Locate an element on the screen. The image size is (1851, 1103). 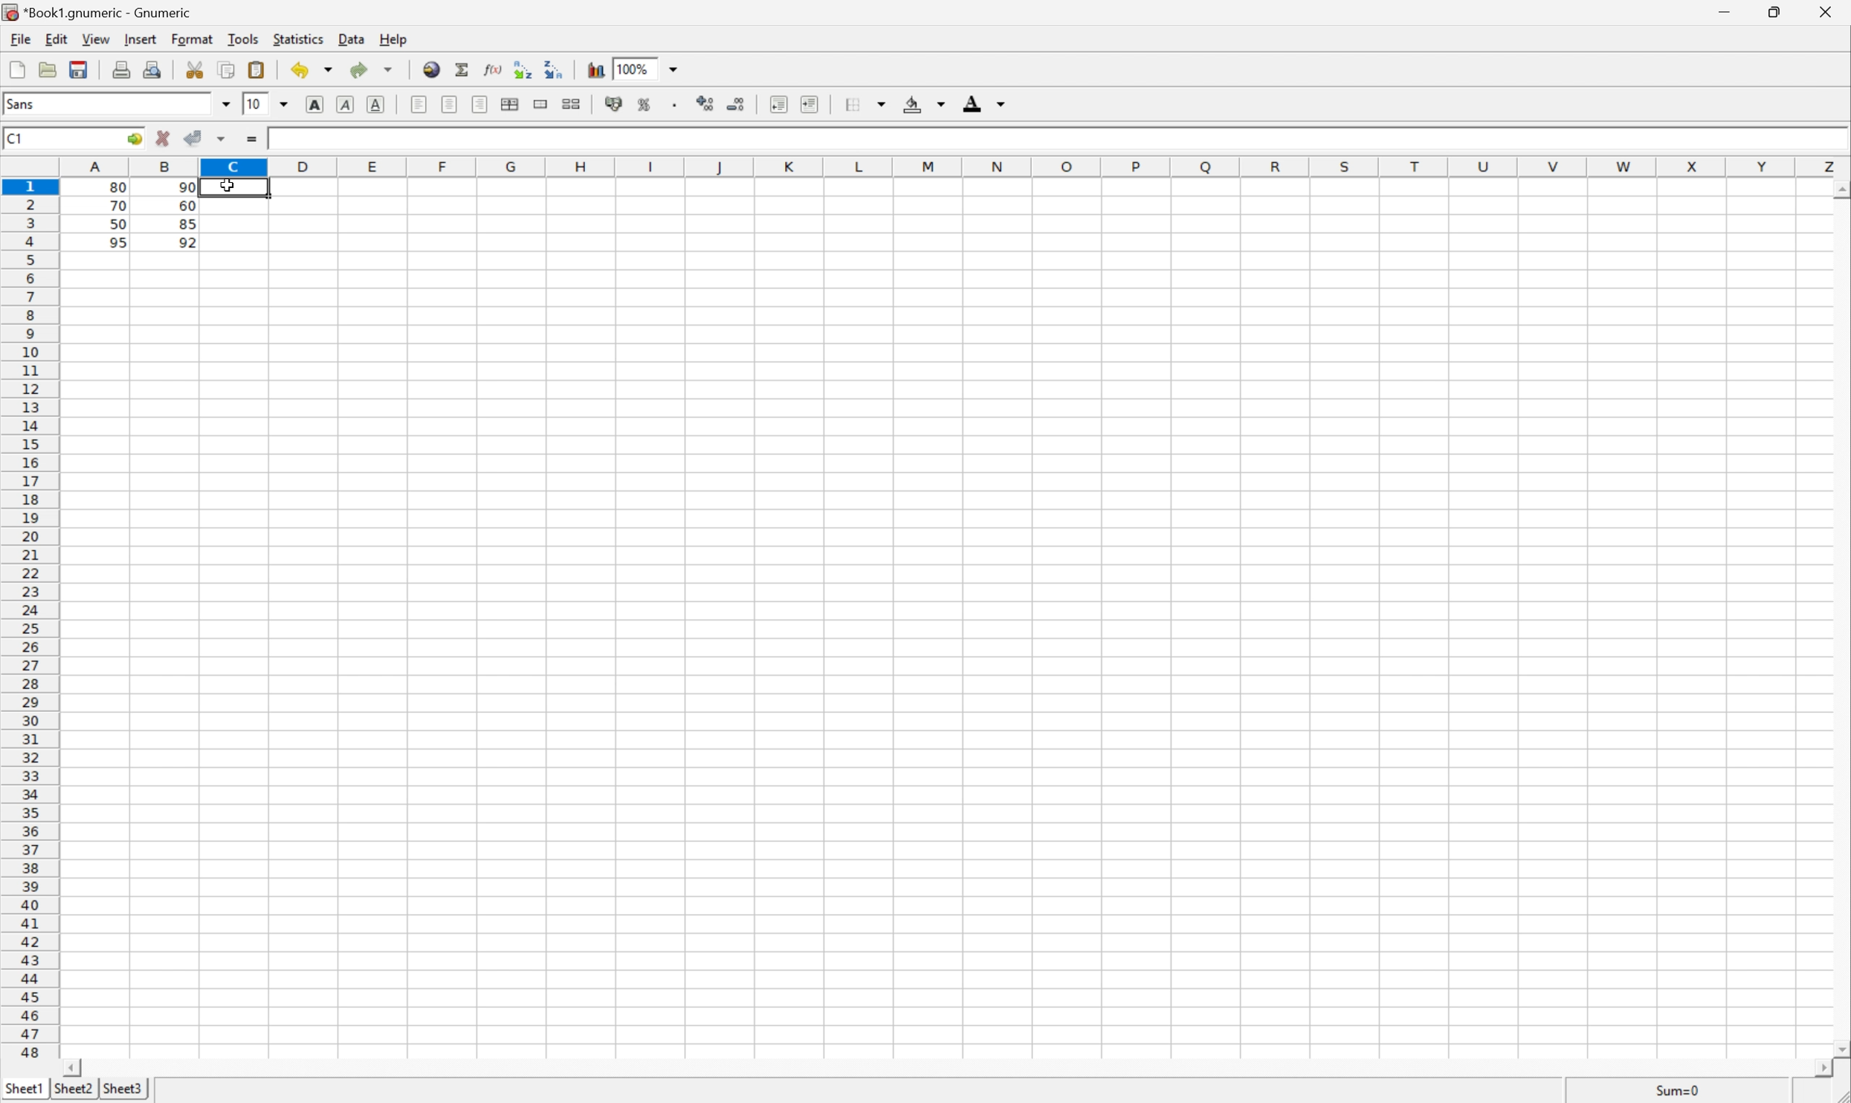
Save the document is located at coordinates (48, 69).